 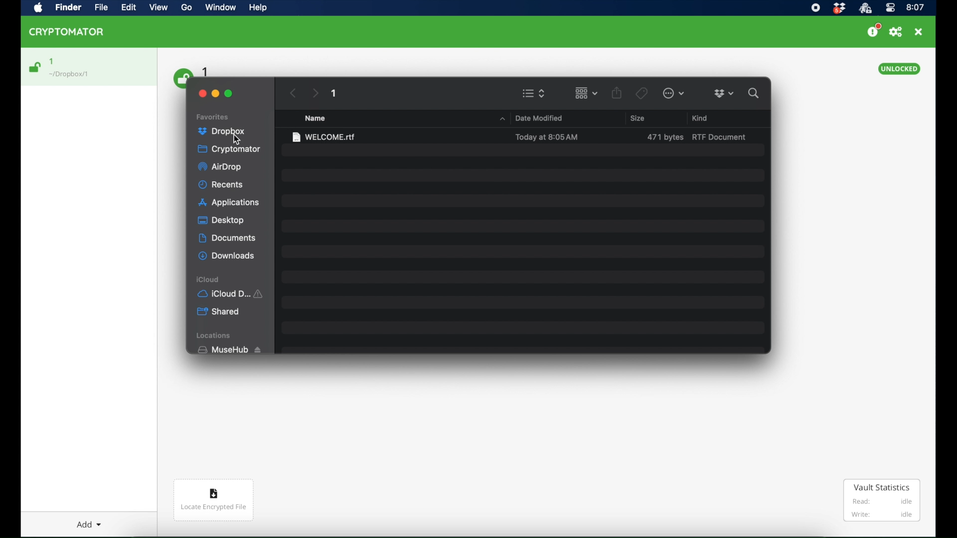 I want to click on musehub, so click(x=229, y=350).